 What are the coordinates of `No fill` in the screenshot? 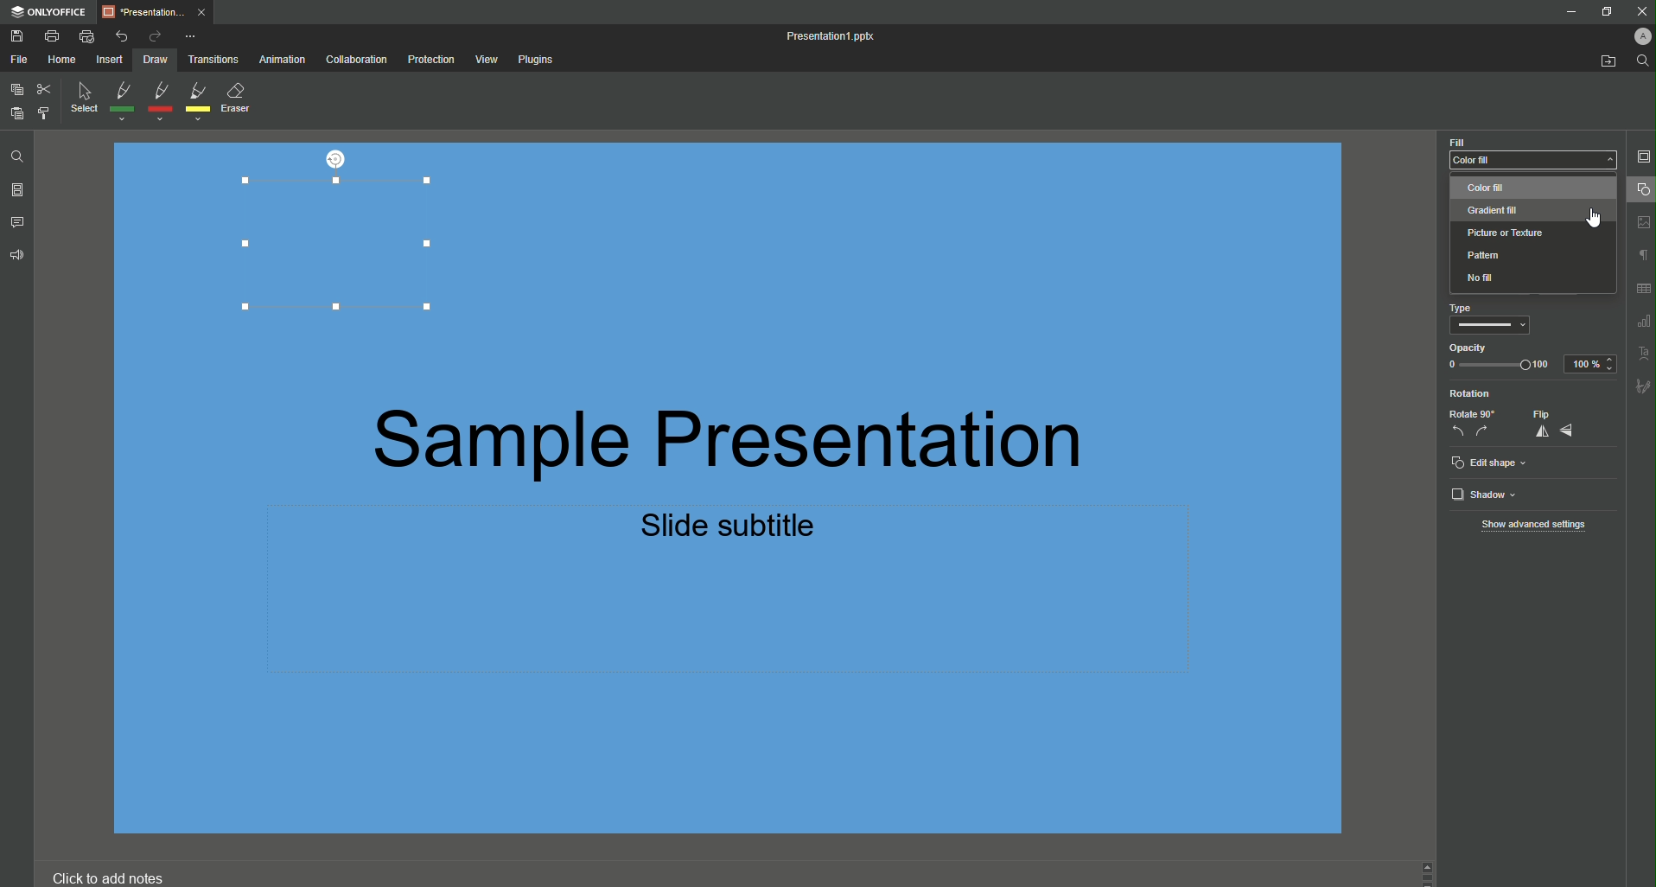 It's located at (1481, 278).